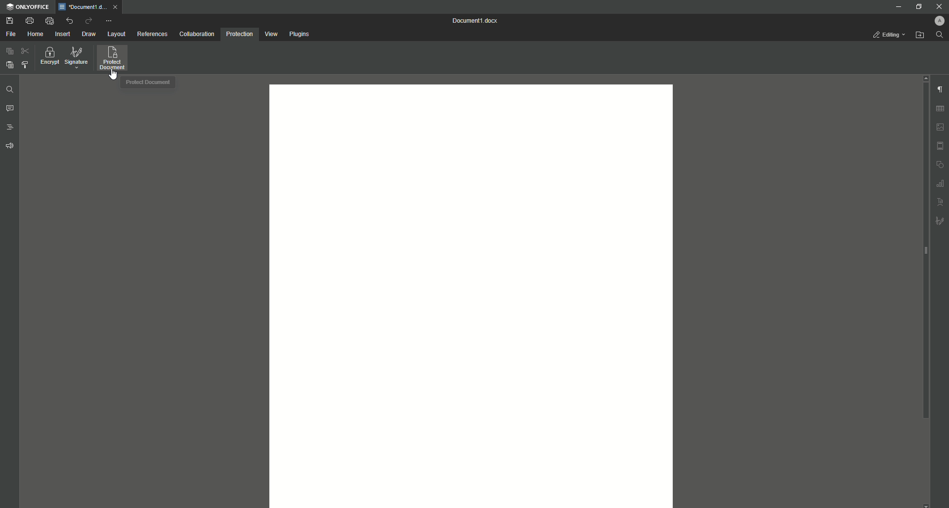 This screenshot has height=508, width=949. I want to click on Editing, so click(889, 35).